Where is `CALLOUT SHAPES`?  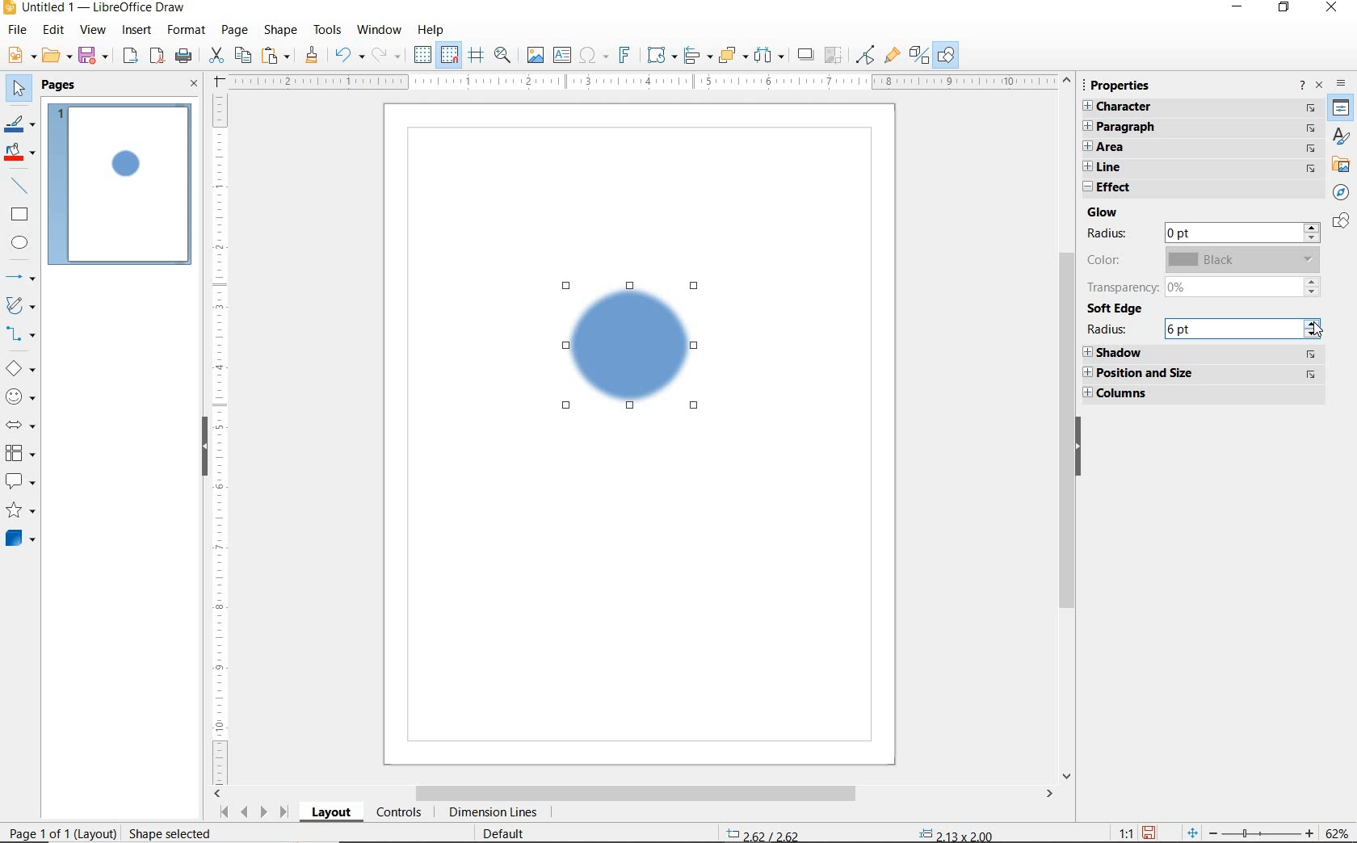 CALLOUT SHAPES is located at coordinates (21, 482).